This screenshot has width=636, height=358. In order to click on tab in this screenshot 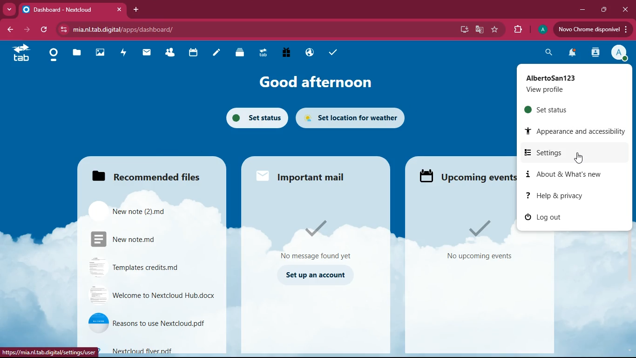, I will do `click(23, 55)`.